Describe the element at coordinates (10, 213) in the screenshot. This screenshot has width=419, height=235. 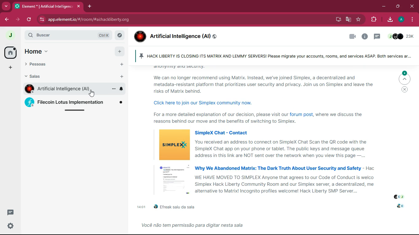
I see `new message` at that location.